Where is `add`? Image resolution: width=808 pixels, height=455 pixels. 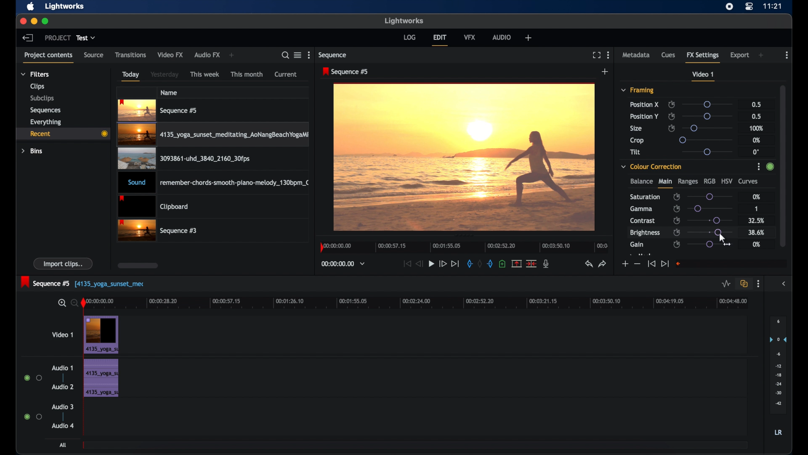
add is located at coordinates (605, 72).